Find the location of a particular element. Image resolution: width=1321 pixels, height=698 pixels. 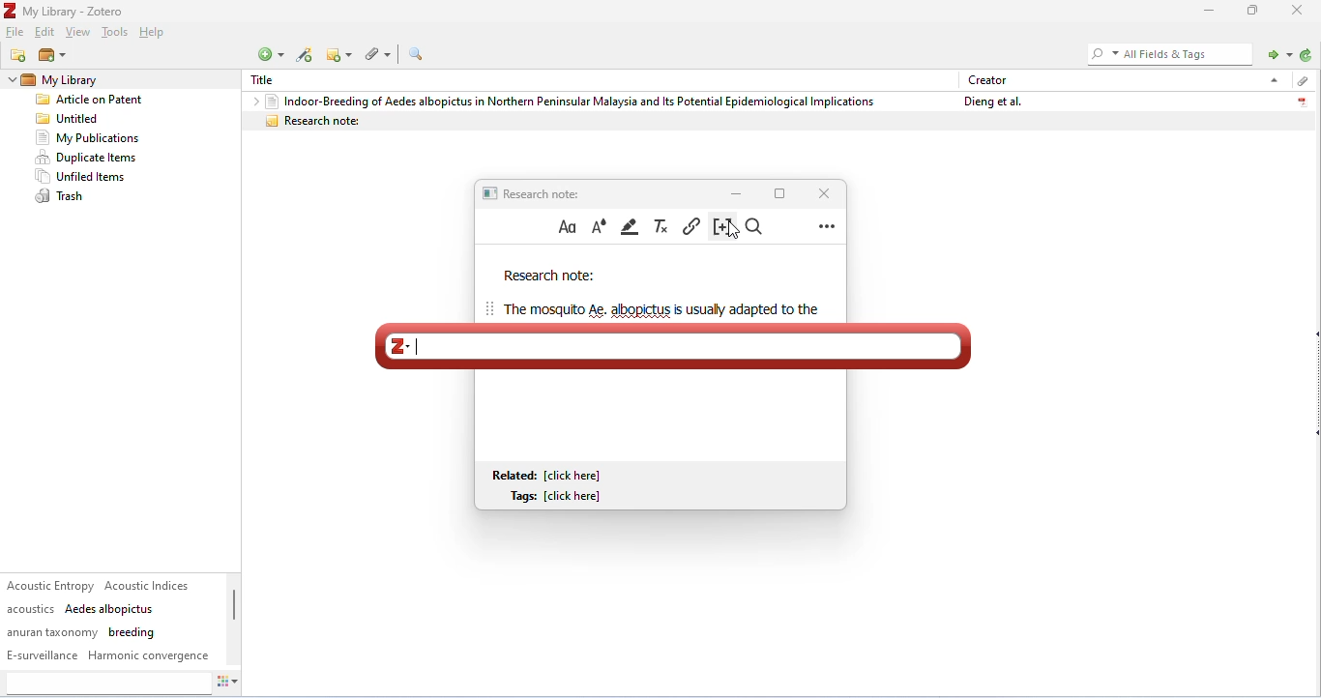

Article on Patent is located at coordinates (96, 101).